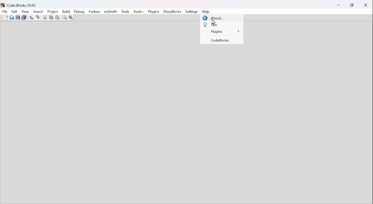 This screenshot has height=204, width=373. I want to click on Plugins, so click(224, 31).